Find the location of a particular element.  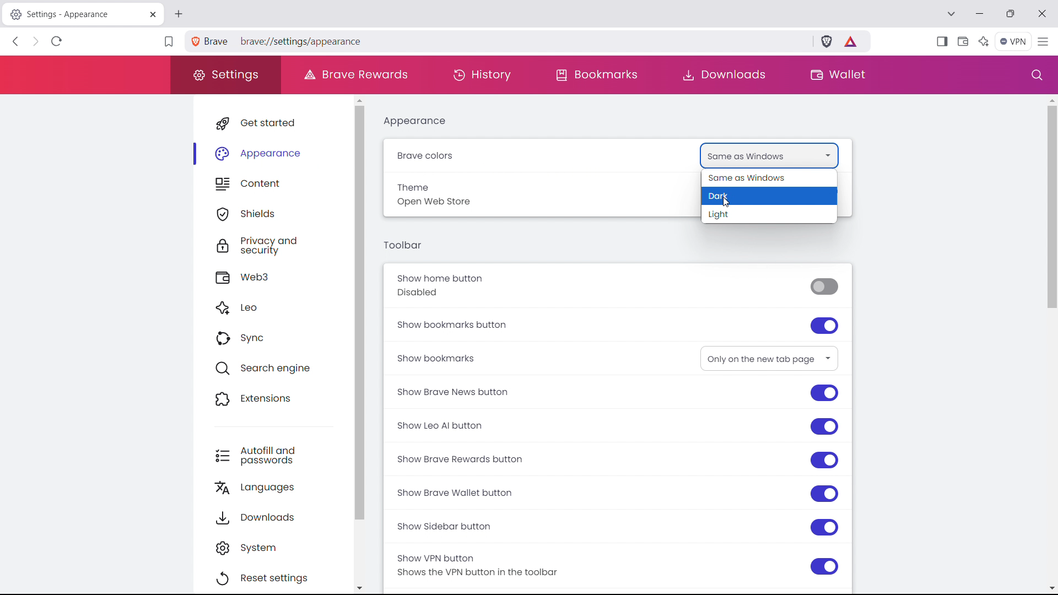

search is located at coordinates (1033, 74).